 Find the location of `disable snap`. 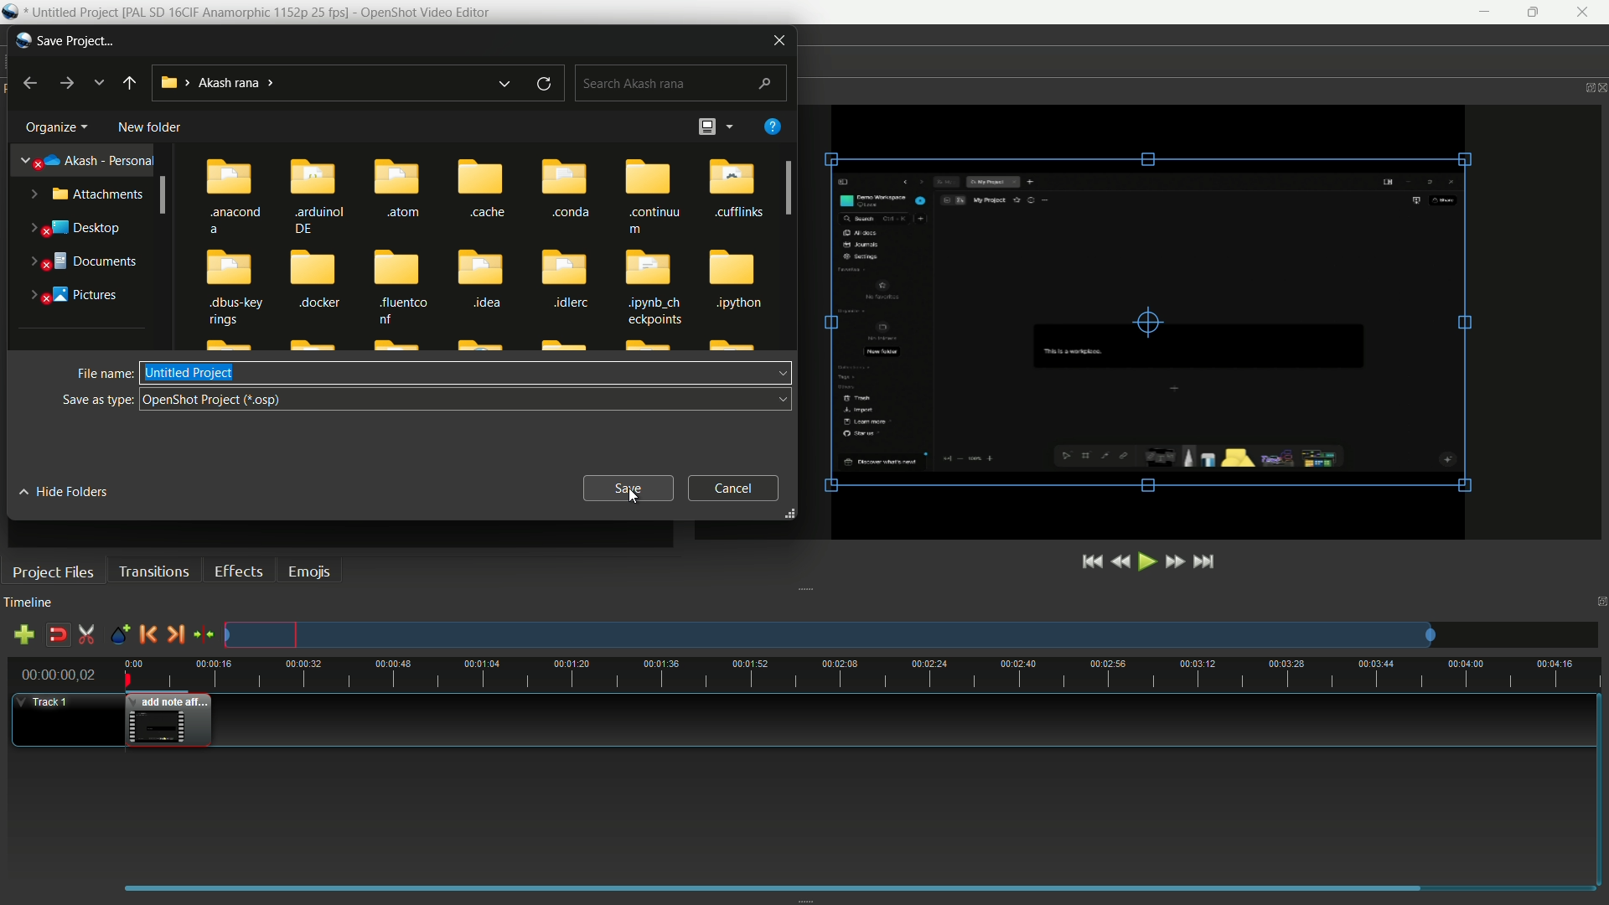

disable snap is located at coordinates (56, 635).